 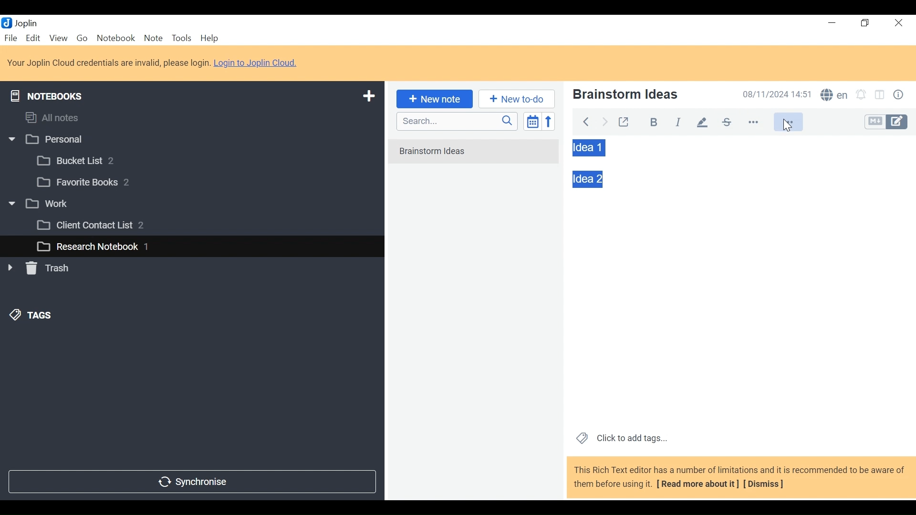 I want to click on v [3 work, so click(x=49, y=204).